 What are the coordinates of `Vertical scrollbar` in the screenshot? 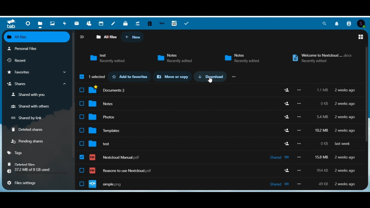 It's located at (367, 96).